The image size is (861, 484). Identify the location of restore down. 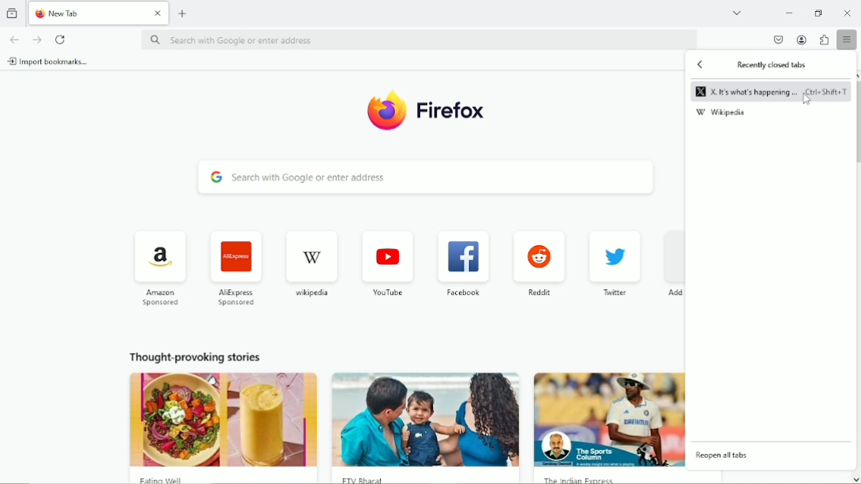
(818, 14).